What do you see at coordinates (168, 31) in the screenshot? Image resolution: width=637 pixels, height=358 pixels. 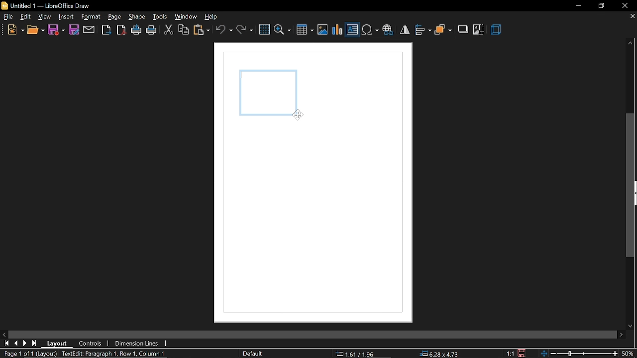 I see `cut` at bounding box center [168, 31].